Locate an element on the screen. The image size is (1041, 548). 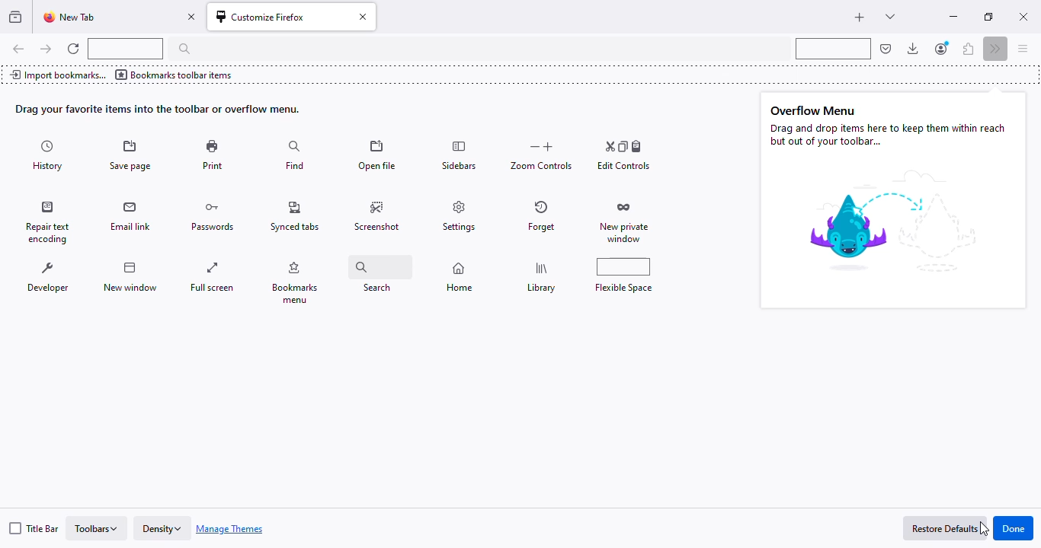
save page is located at coordinates (130, 156).